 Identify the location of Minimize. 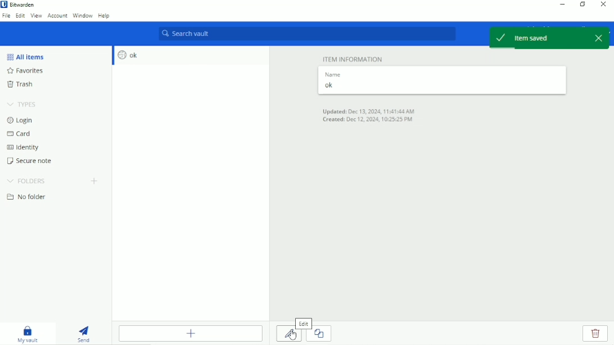
(562, 4).